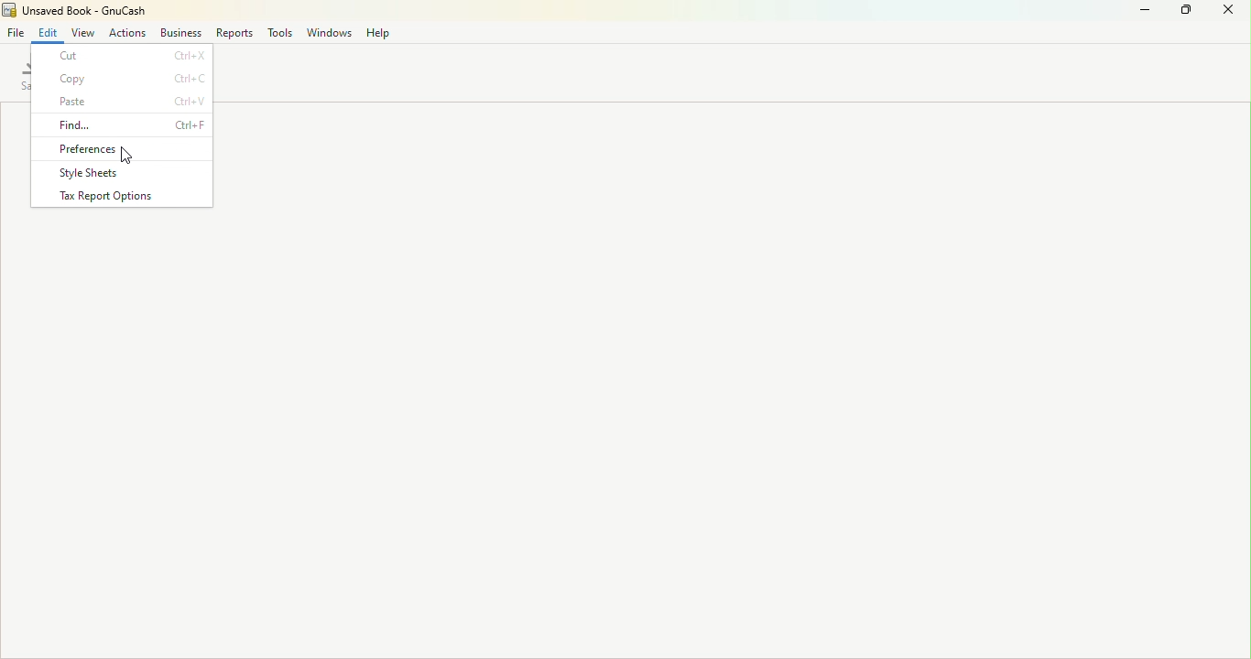 The image size is (1251, 659). I want to click on Help, so click(380, 32).